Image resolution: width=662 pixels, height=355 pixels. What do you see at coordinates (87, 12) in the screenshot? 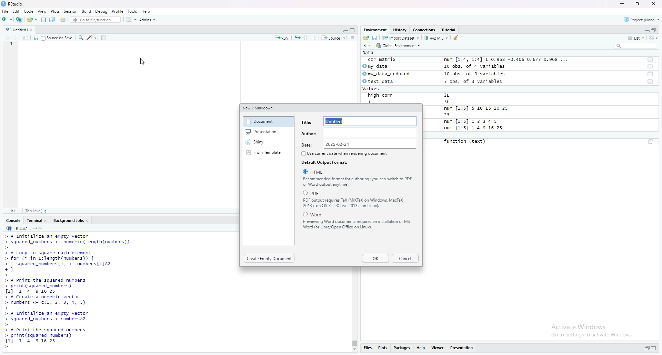
I see `Build` at bounding box center [87, 12].